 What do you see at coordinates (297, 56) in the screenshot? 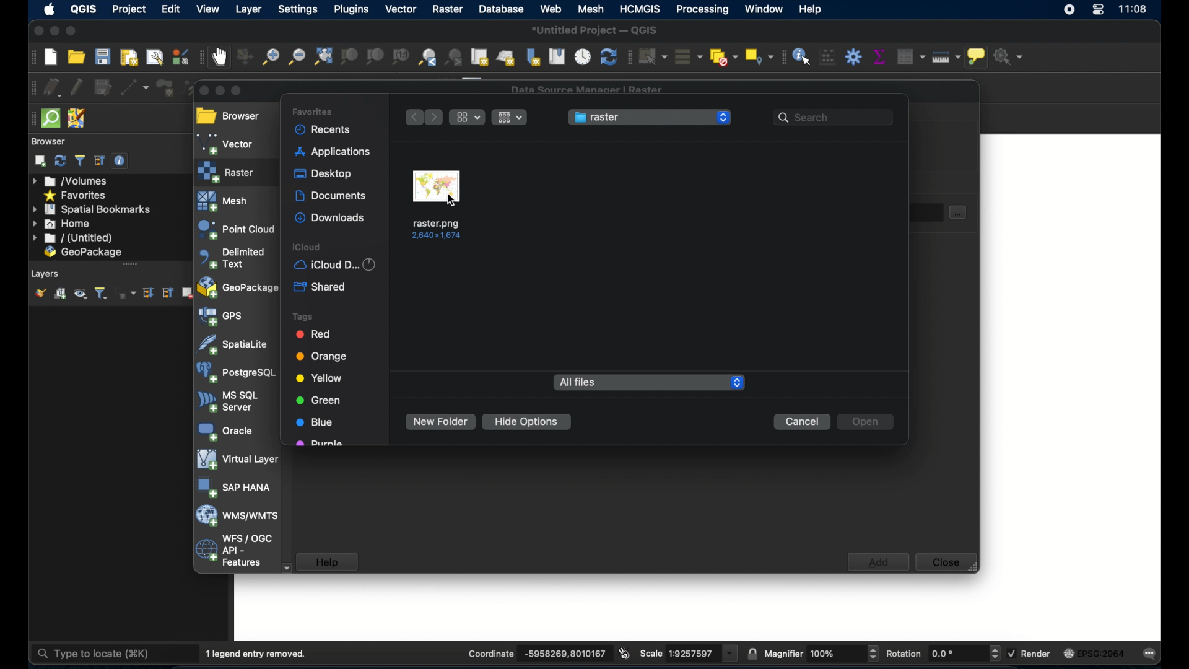
I see `zoom out` at bounding box center [297, 56].